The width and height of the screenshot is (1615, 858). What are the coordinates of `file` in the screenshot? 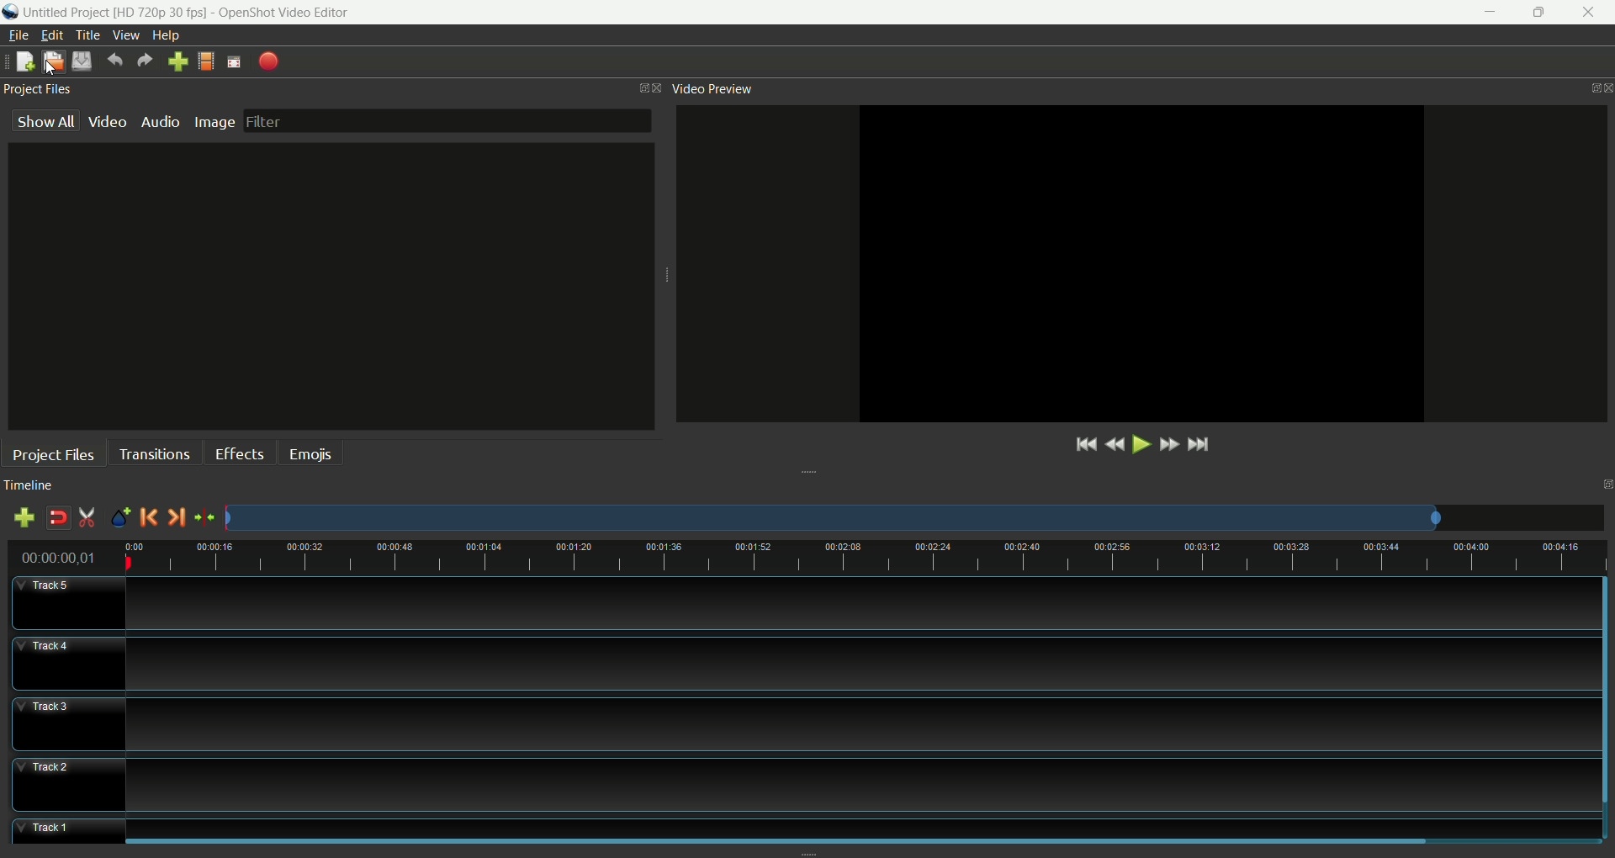 It's located at (20, 34).